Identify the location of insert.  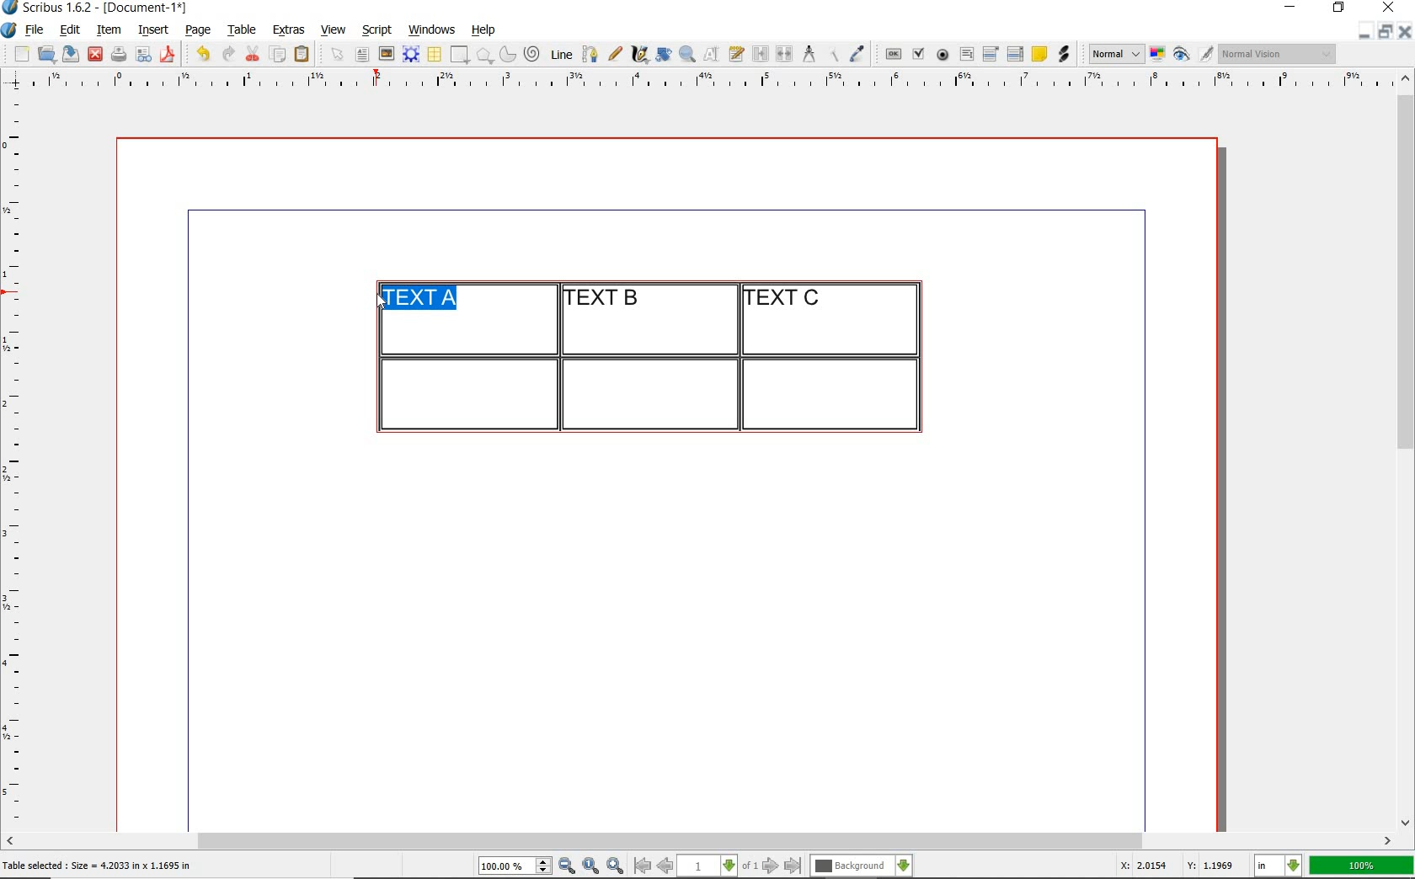
(153, 30).